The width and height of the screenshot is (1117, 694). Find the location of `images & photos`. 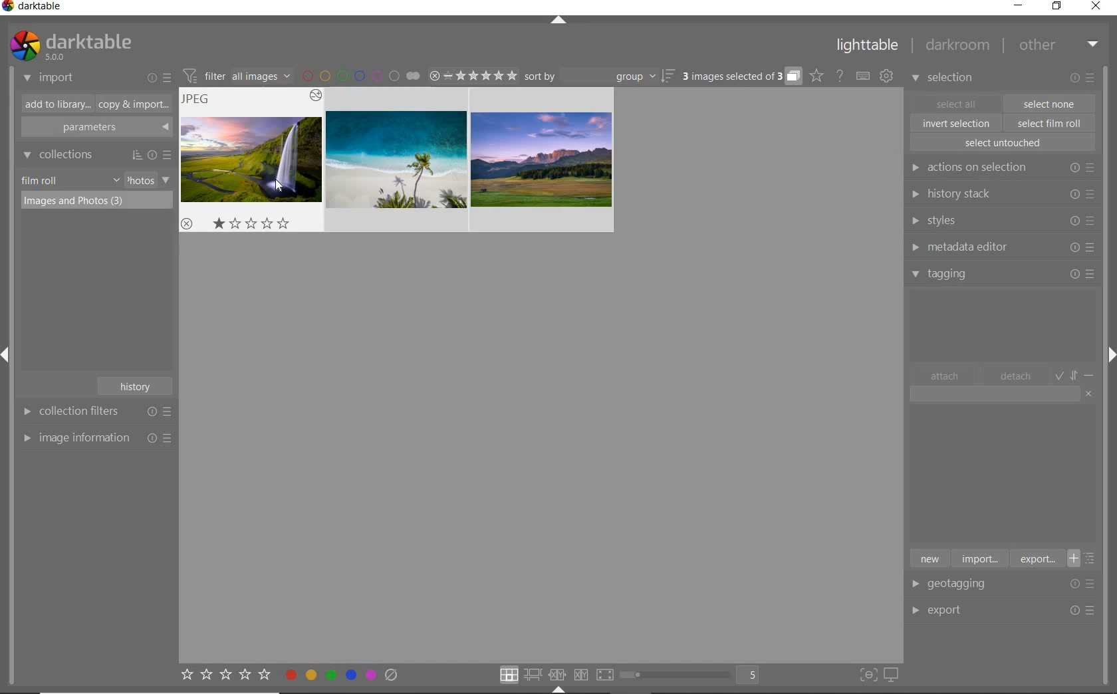

images & photos is located at coordinates (97, 201).